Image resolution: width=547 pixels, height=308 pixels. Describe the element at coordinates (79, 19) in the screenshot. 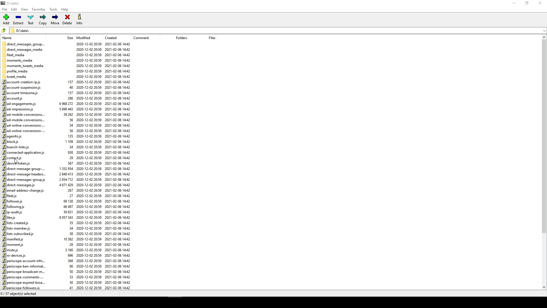

I see `Info` at that location.